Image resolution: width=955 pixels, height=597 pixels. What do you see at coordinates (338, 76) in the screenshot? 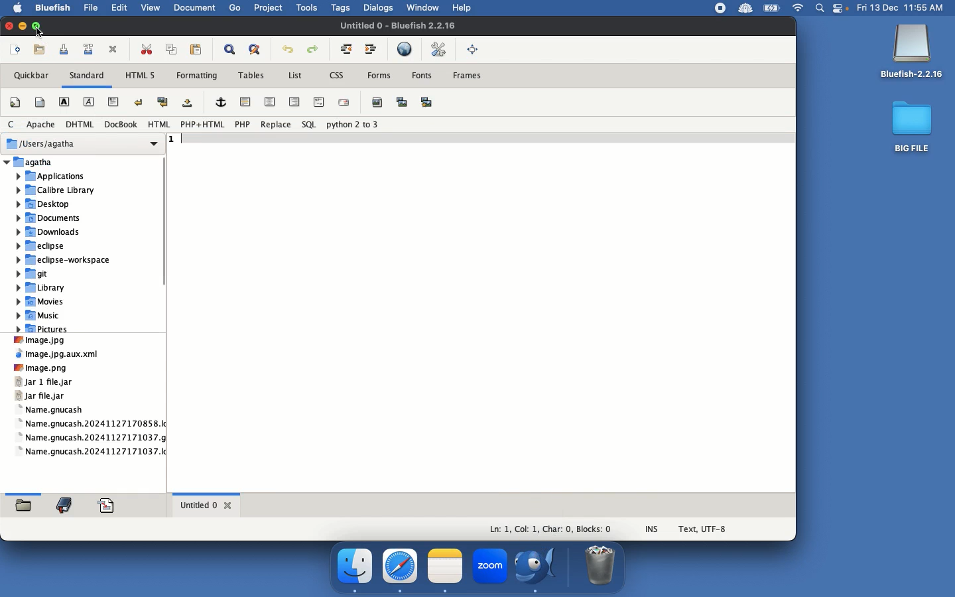
I see `CSS` at bounding box center [338, 76].